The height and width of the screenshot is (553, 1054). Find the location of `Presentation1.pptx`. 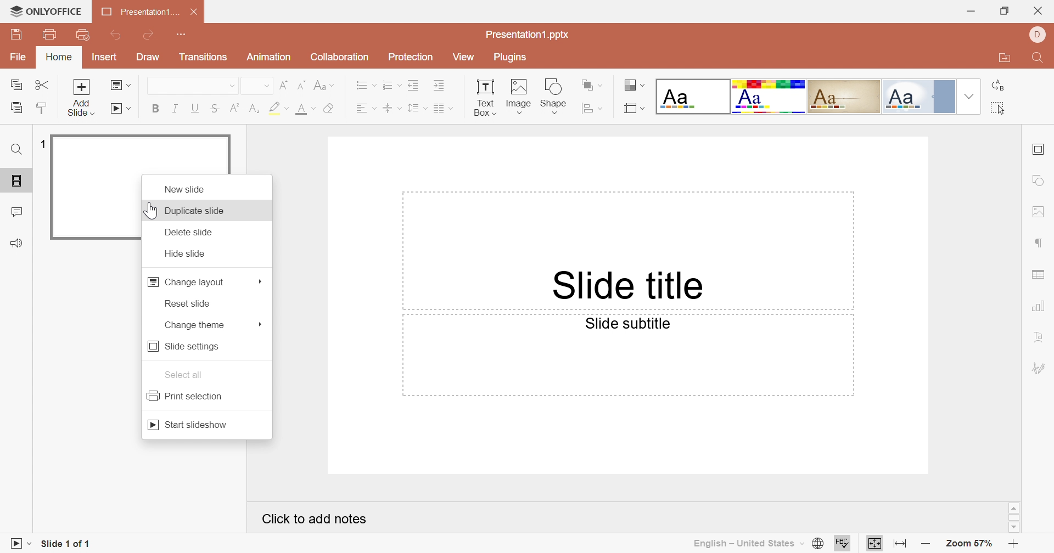

Presentation1.pptx is located at coordinates (528, 35).